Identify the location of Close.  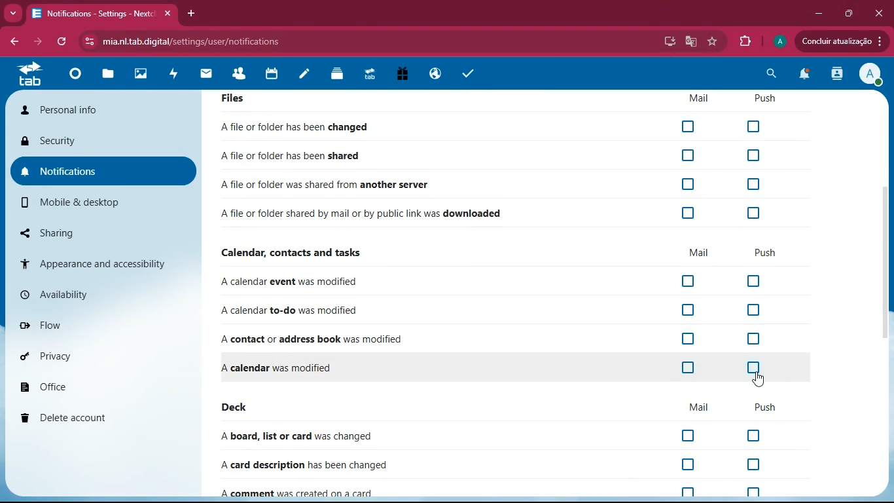
(880, 12).